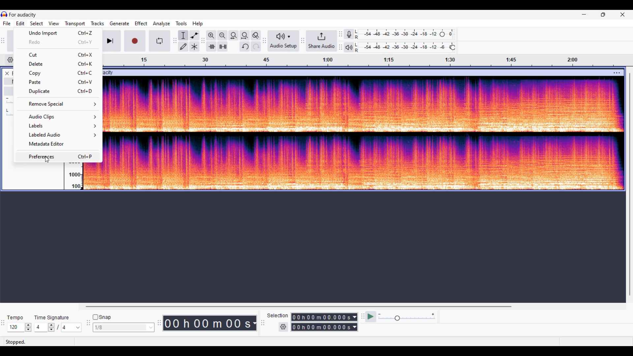 The width and height of the screenshot is (633, 356). Describe the element at coordinates (195, 36) in the screenshot. I see `Envelop tool` at that location.